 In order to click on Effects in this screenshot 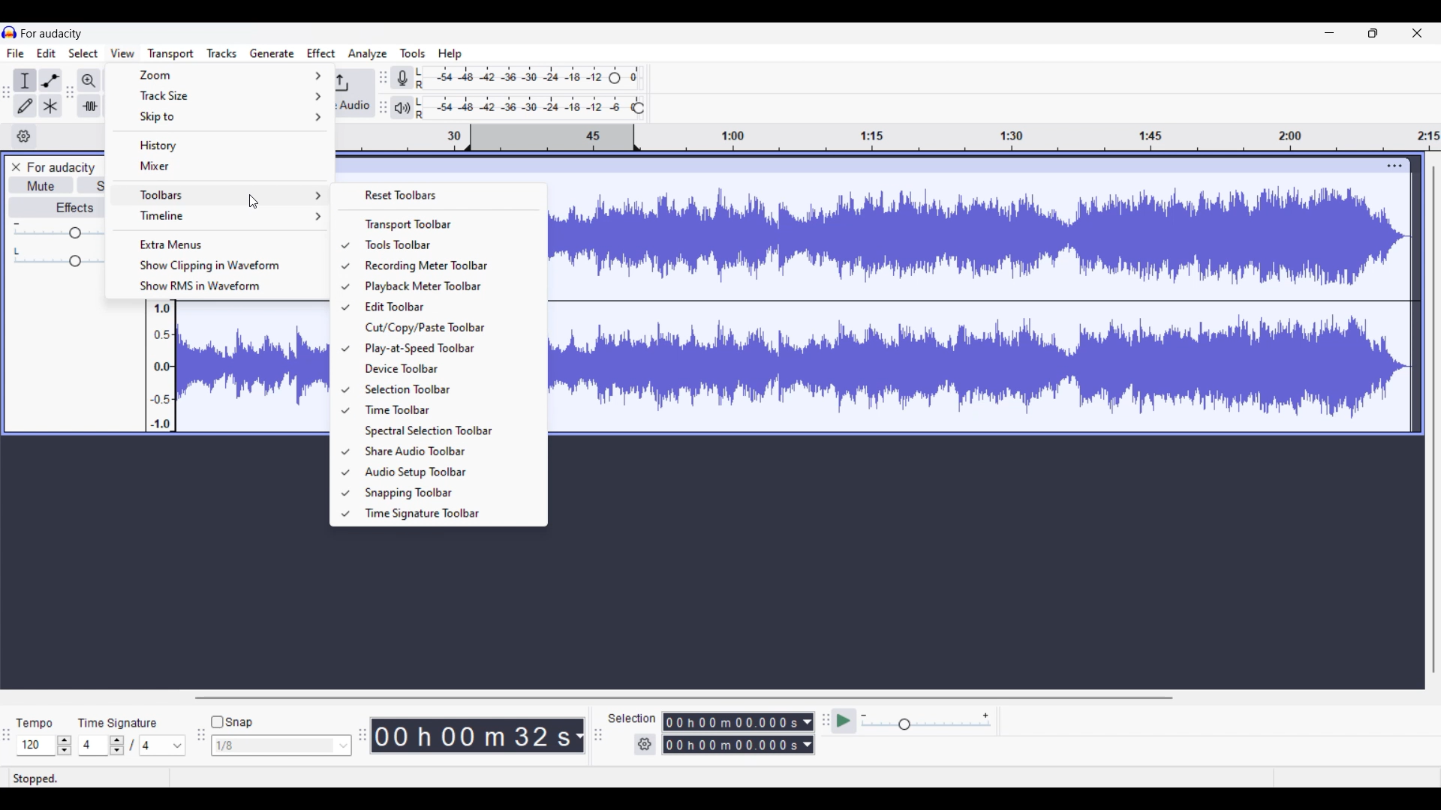, I will do `click(57, 207)`.